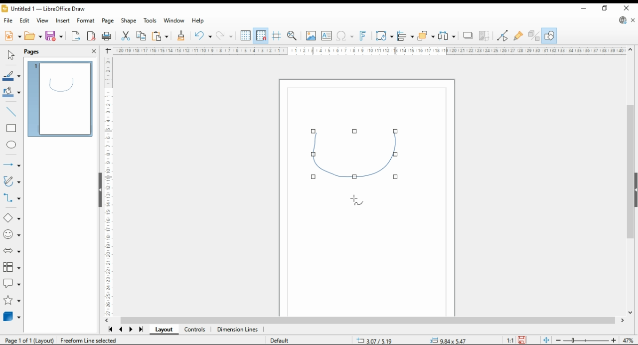 The width and height of the screenshot is (638, 345). What do you see at coordinates (606, 8) in the screenshot?
I see `restore` at bounding box center [606, 8].